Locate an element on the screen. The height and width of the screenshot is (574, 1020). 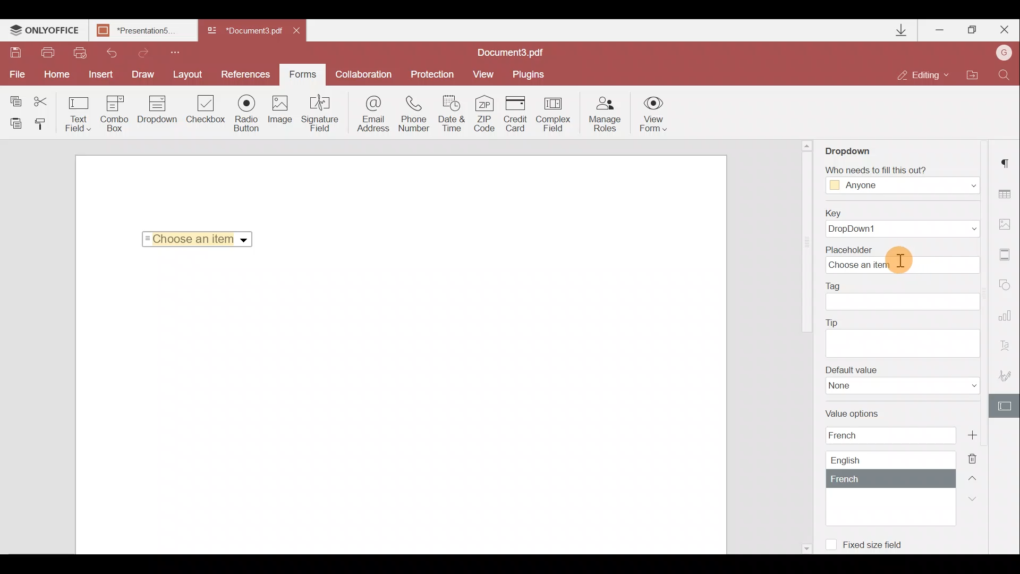
Image settings is located at coordinates (1007, 222).